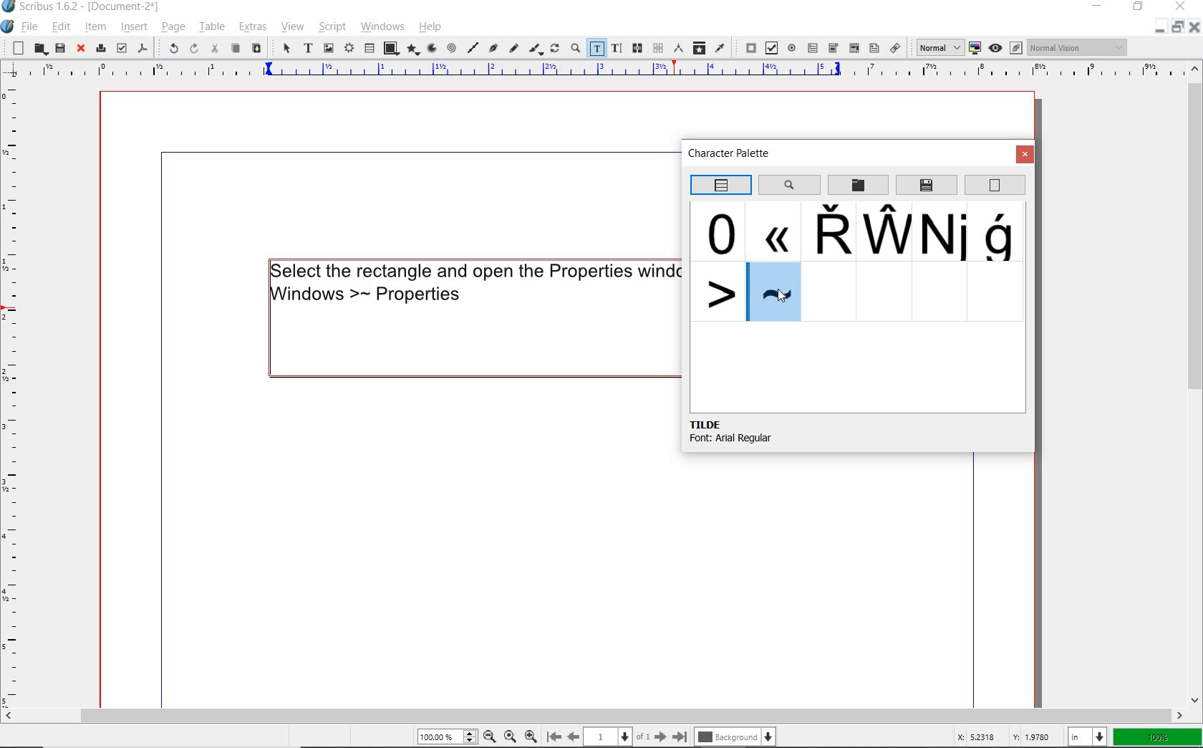 The image size is (1203, 748). I want to click on show/hide enhanced palette, so click(720, 186).